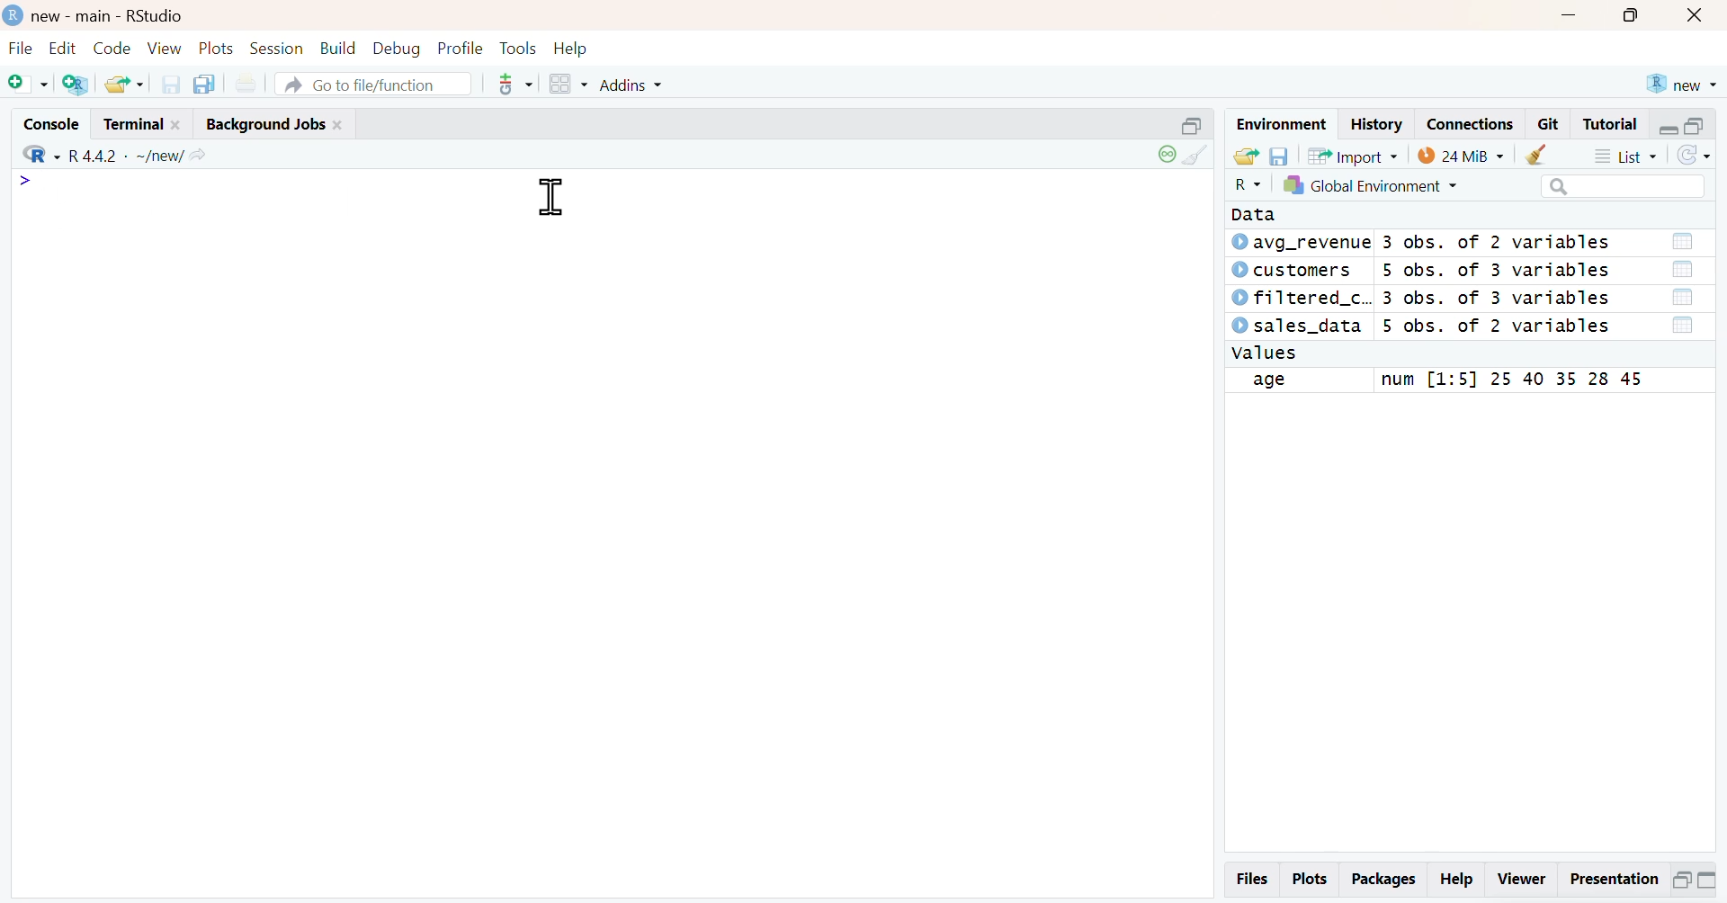 Image resolution: width=1727 pixels, height=903 pixels. I want to click on Create a Project, so click(75, 84).